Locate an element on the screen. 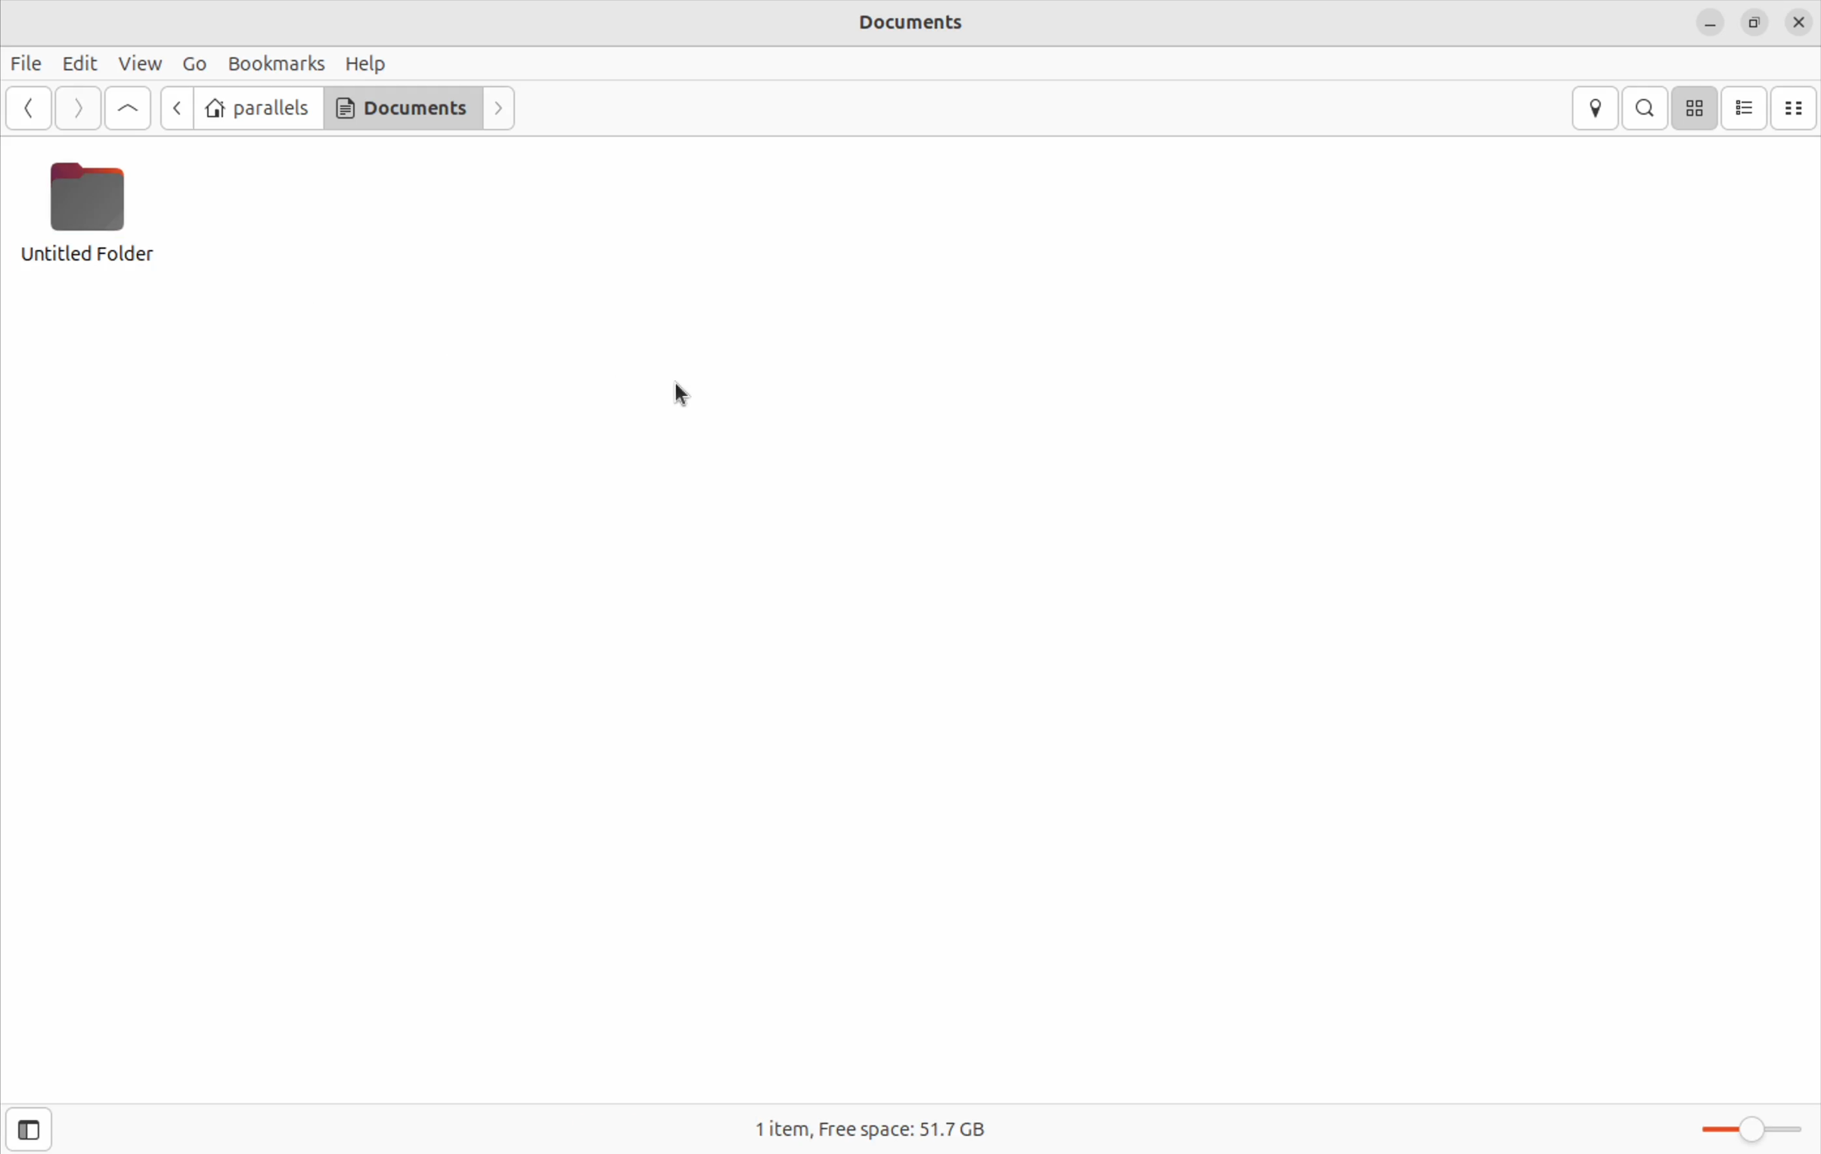  Show sidebar is located at coordinates (25, 1128).